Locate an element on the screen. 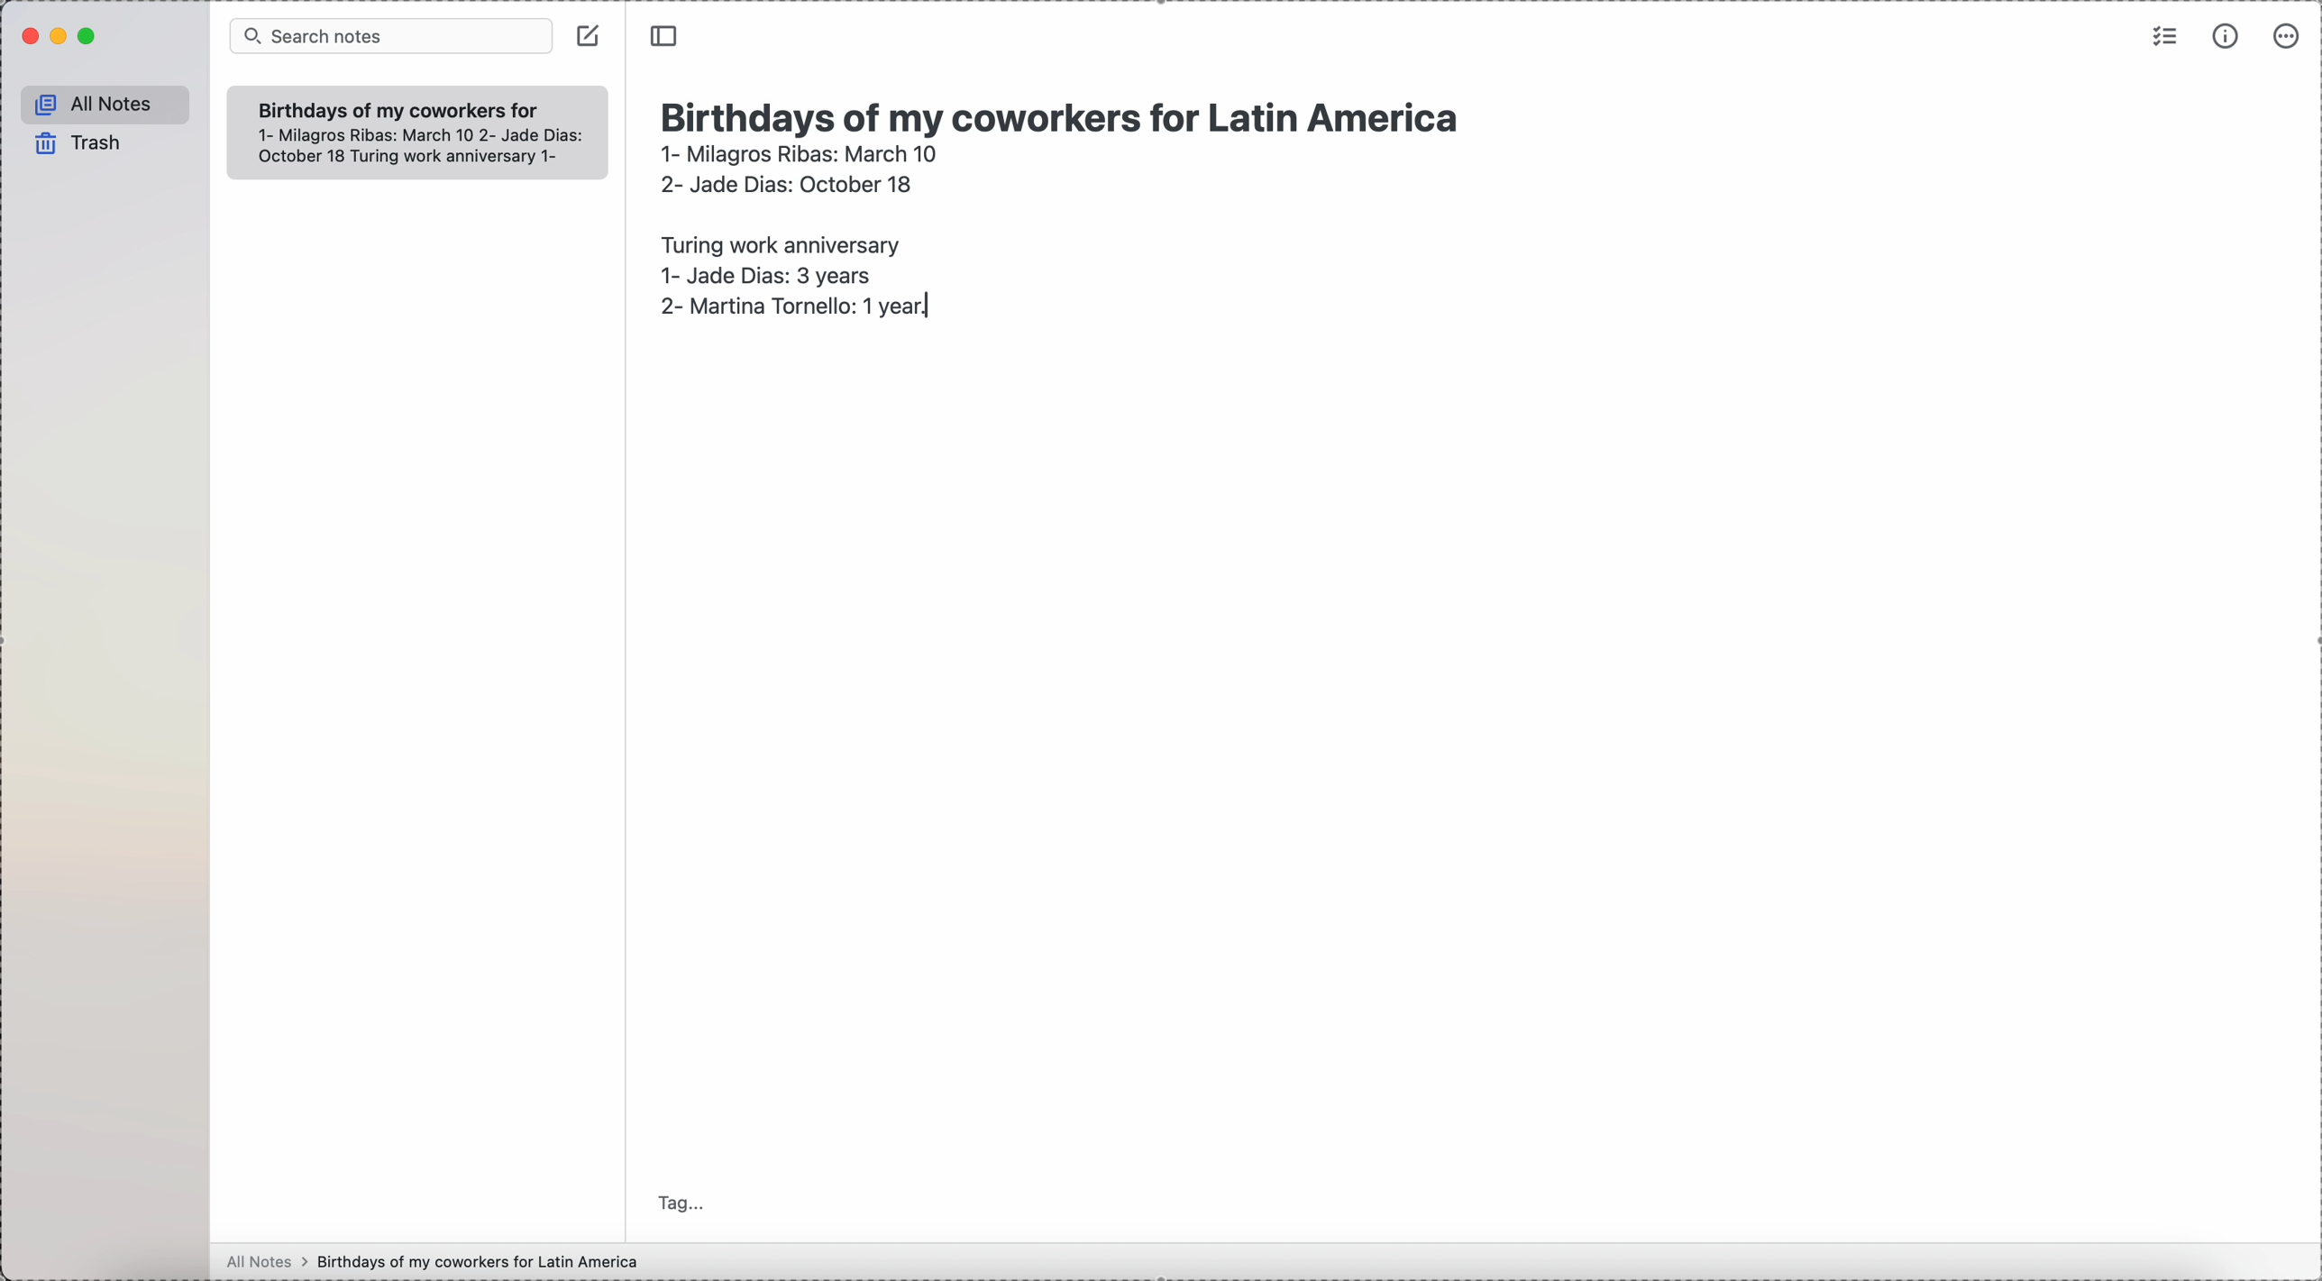  1- Jade Dias: 3 years is located at coordinates (765, 273).